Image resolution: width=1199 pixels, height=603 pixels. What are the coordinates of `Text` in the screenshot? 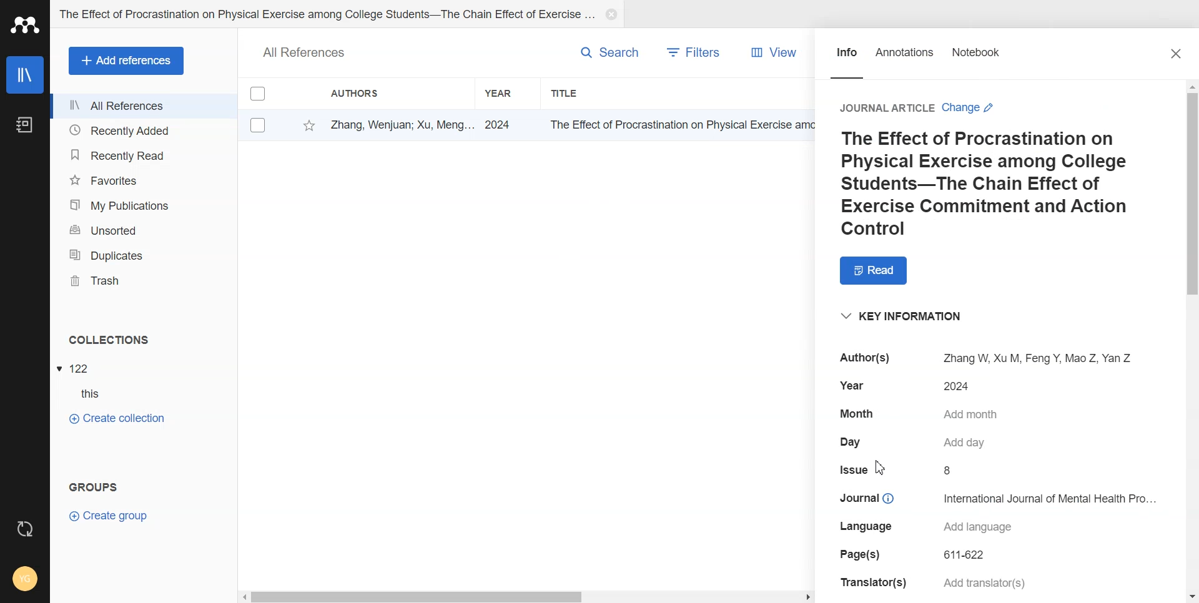 It's located at (108, 340).